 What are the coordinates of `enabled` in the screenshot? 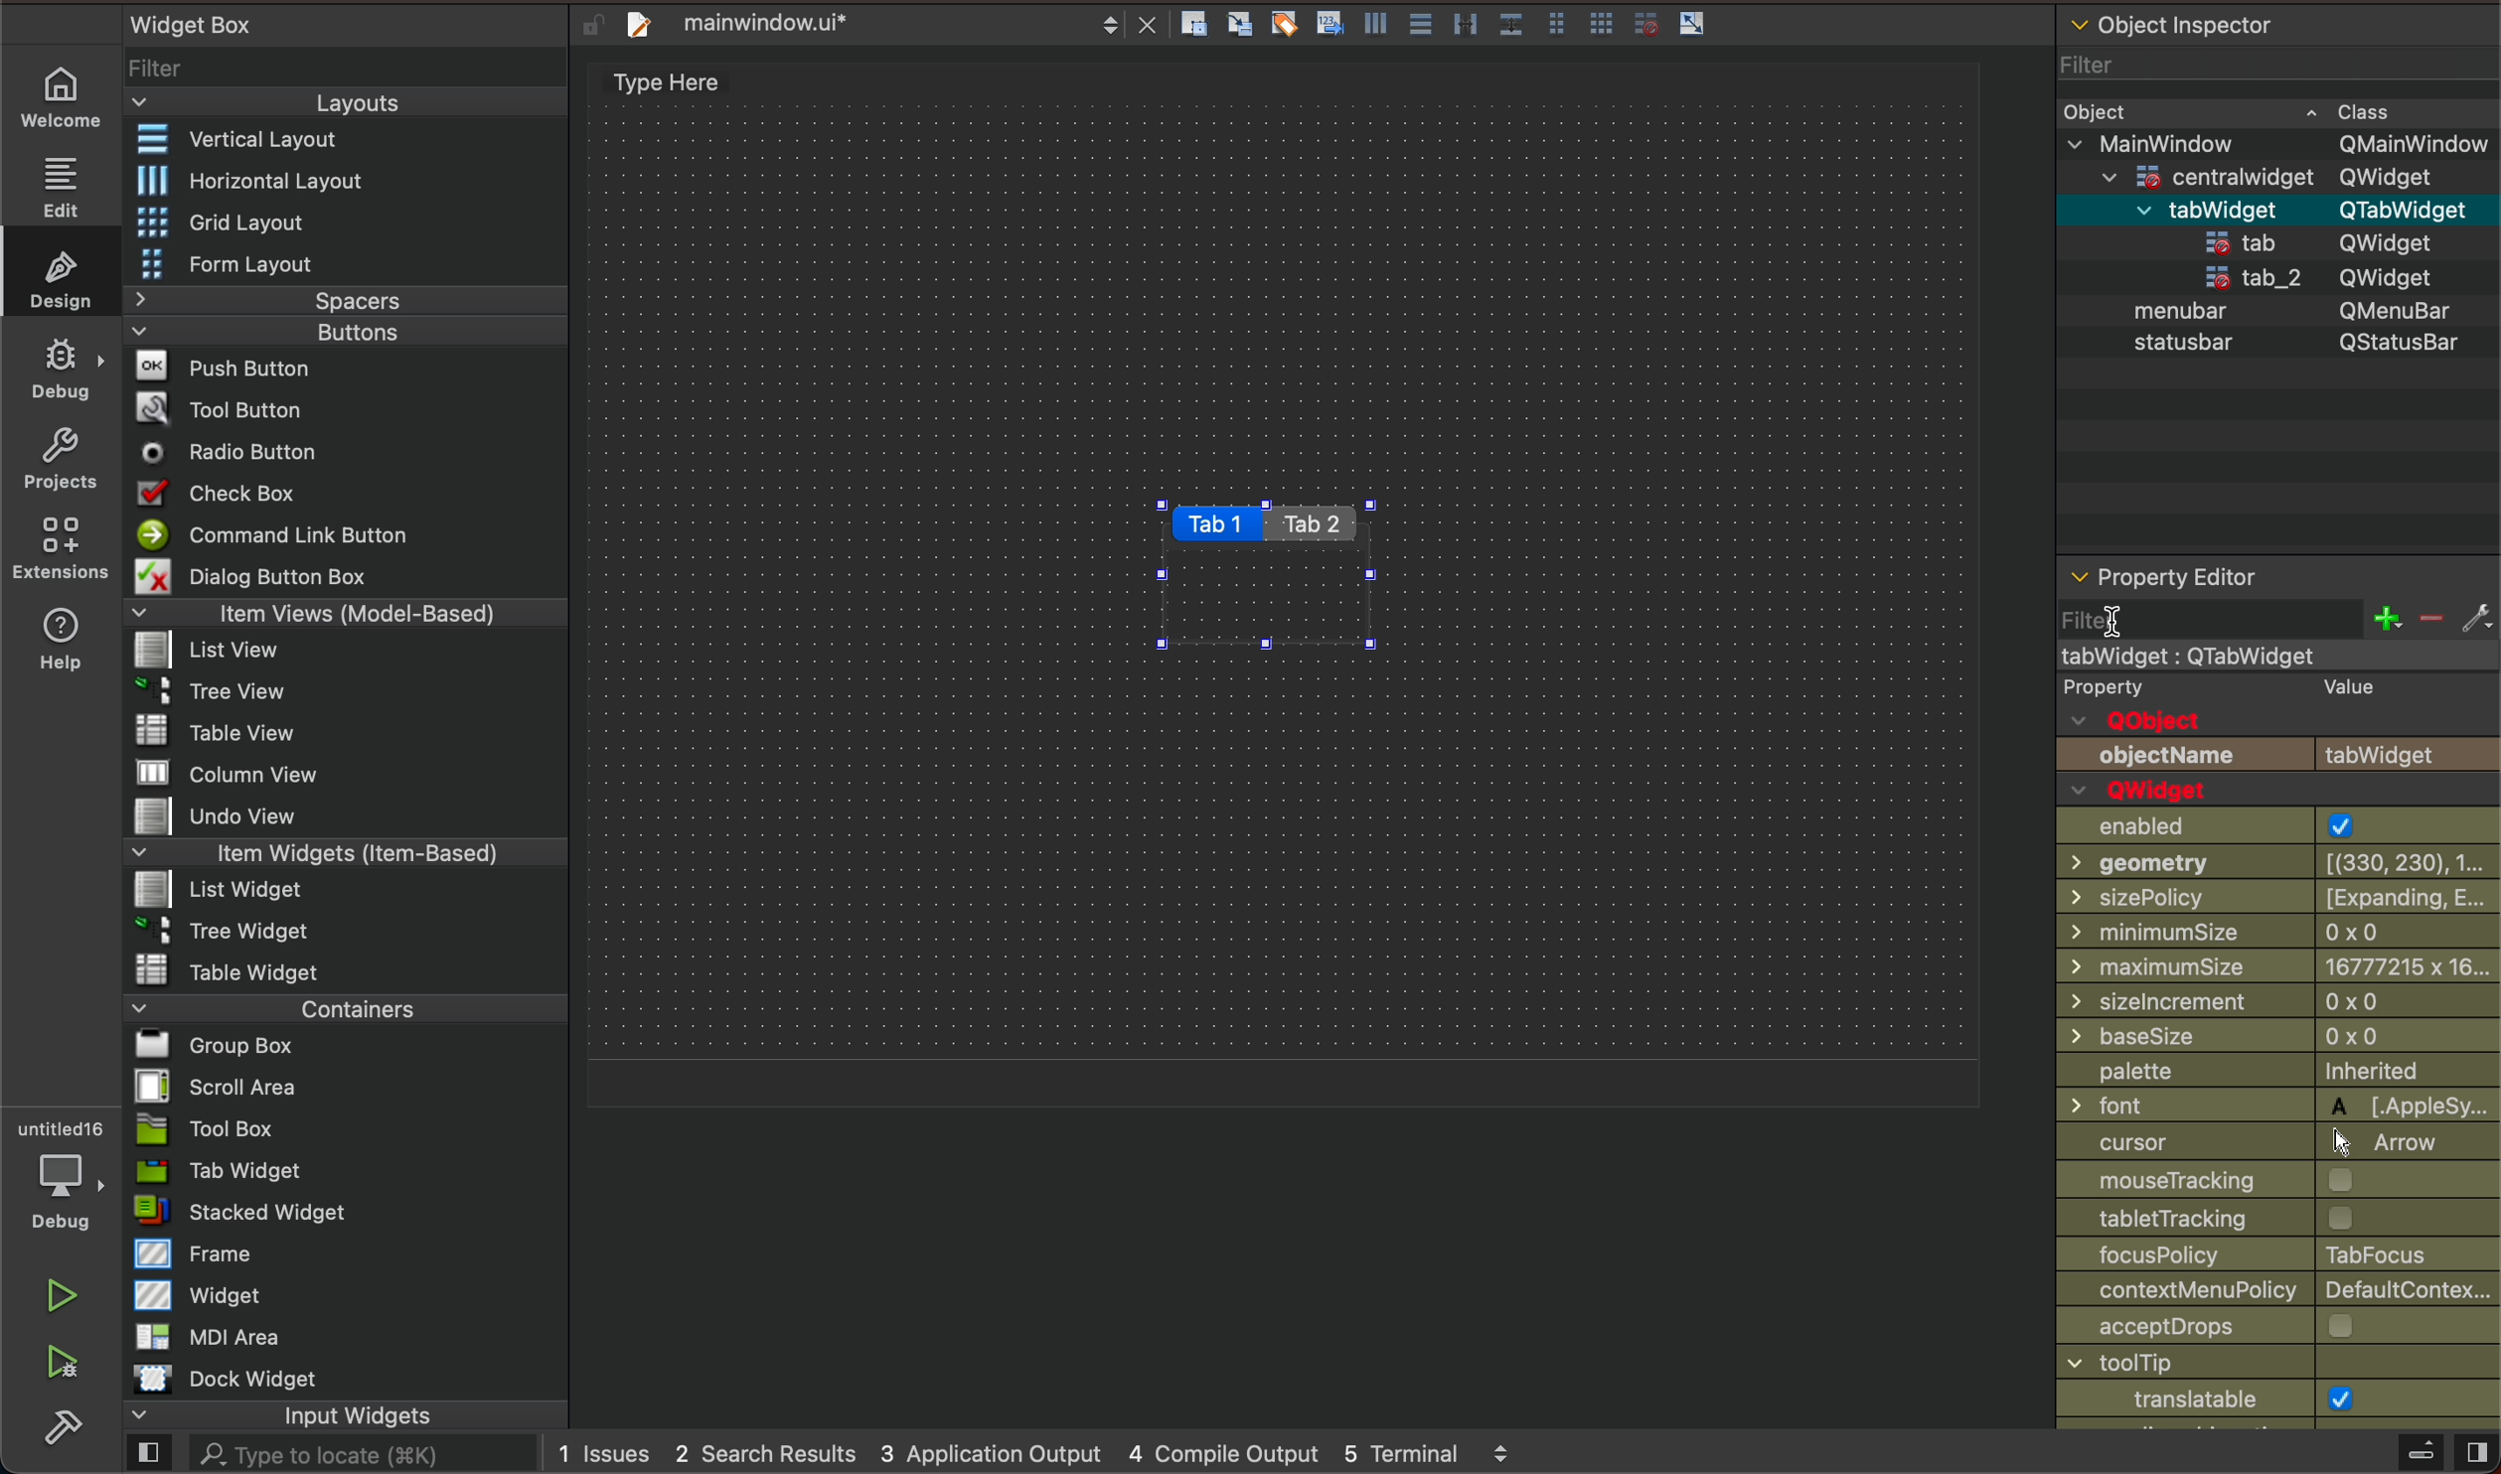 It's located at (2273, 825).